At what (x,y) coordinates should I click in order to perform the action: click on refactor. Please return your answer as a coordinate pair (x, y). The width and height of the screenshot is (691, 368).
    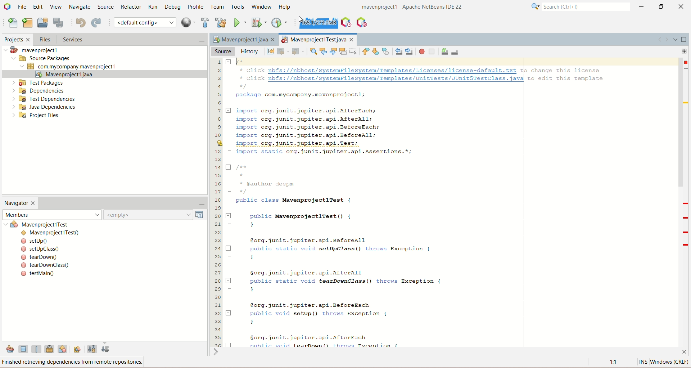
    Looking at the image, I should click on (131, 7).